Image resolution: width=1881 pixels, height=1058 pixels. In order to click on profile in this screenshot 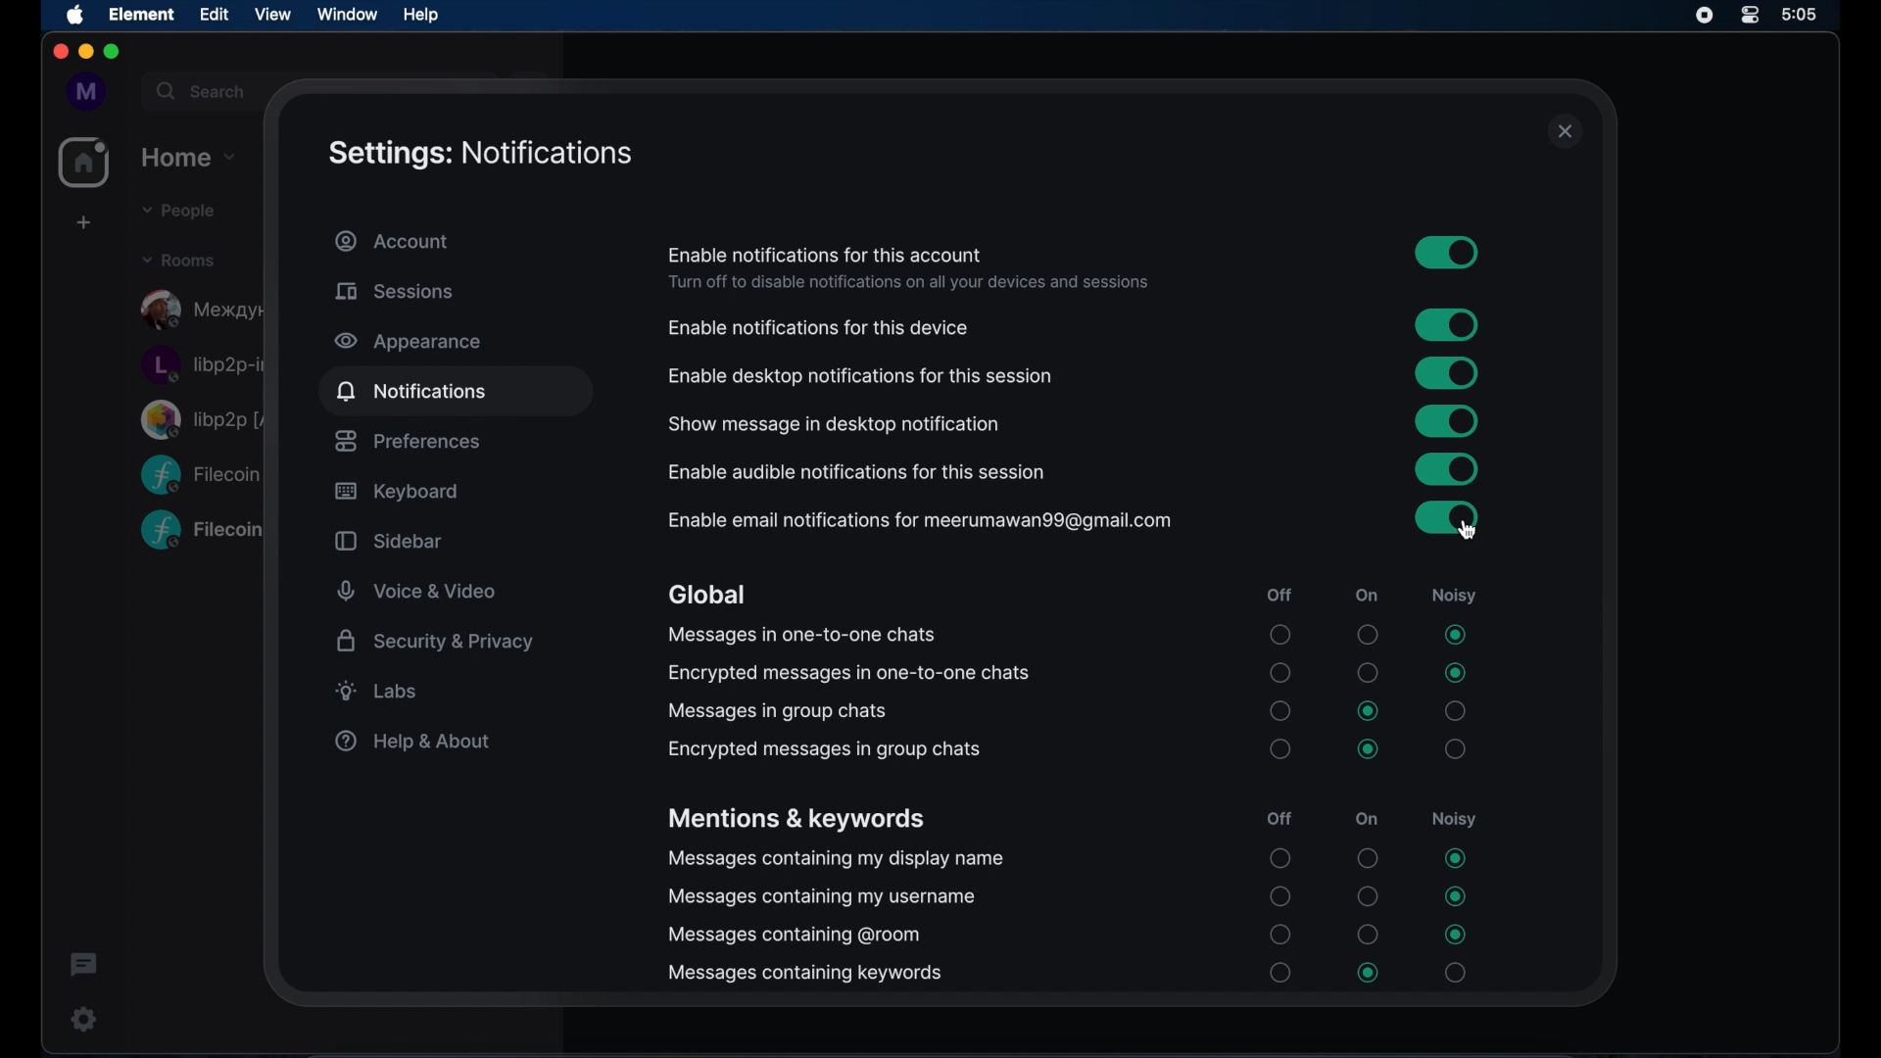, I will do `click(81, 91)`.